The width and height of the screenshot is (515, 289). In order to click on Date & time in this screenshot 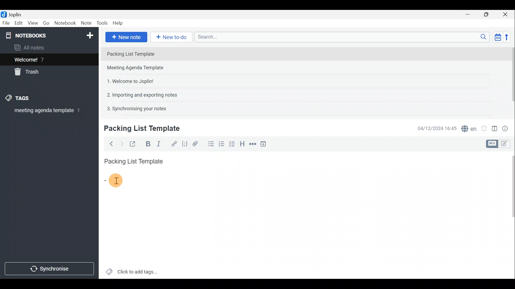, I will do `click(437, 128)`.